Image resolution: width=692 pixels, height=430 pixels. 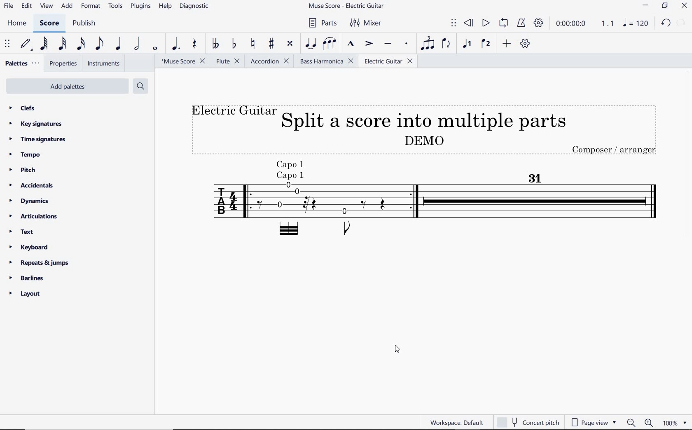 What do you see at coordinates (165, 7) in the screenshot?
I see `help` at bounding box center [165, 7].